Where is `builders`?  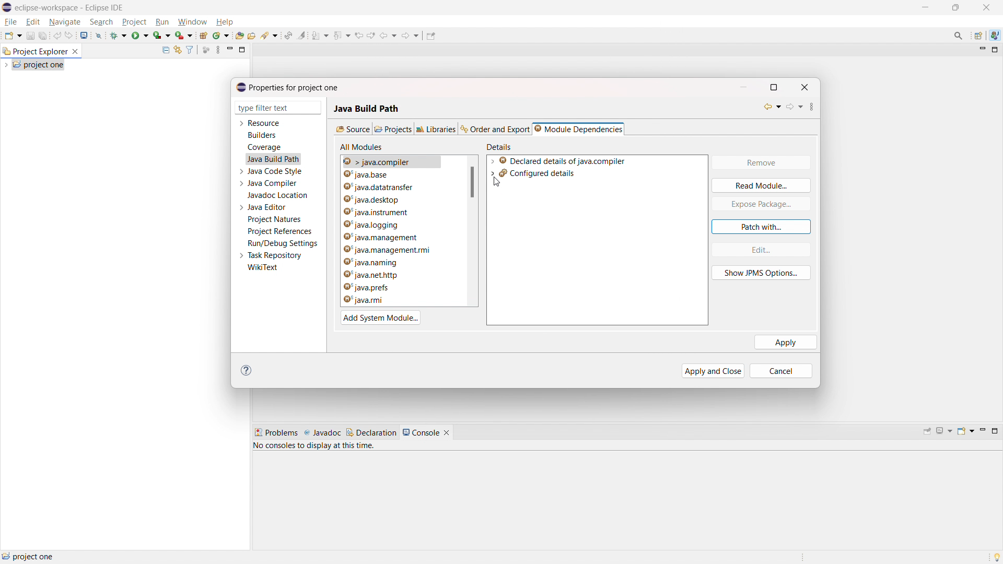
builders is located at coordinates (262, 135).